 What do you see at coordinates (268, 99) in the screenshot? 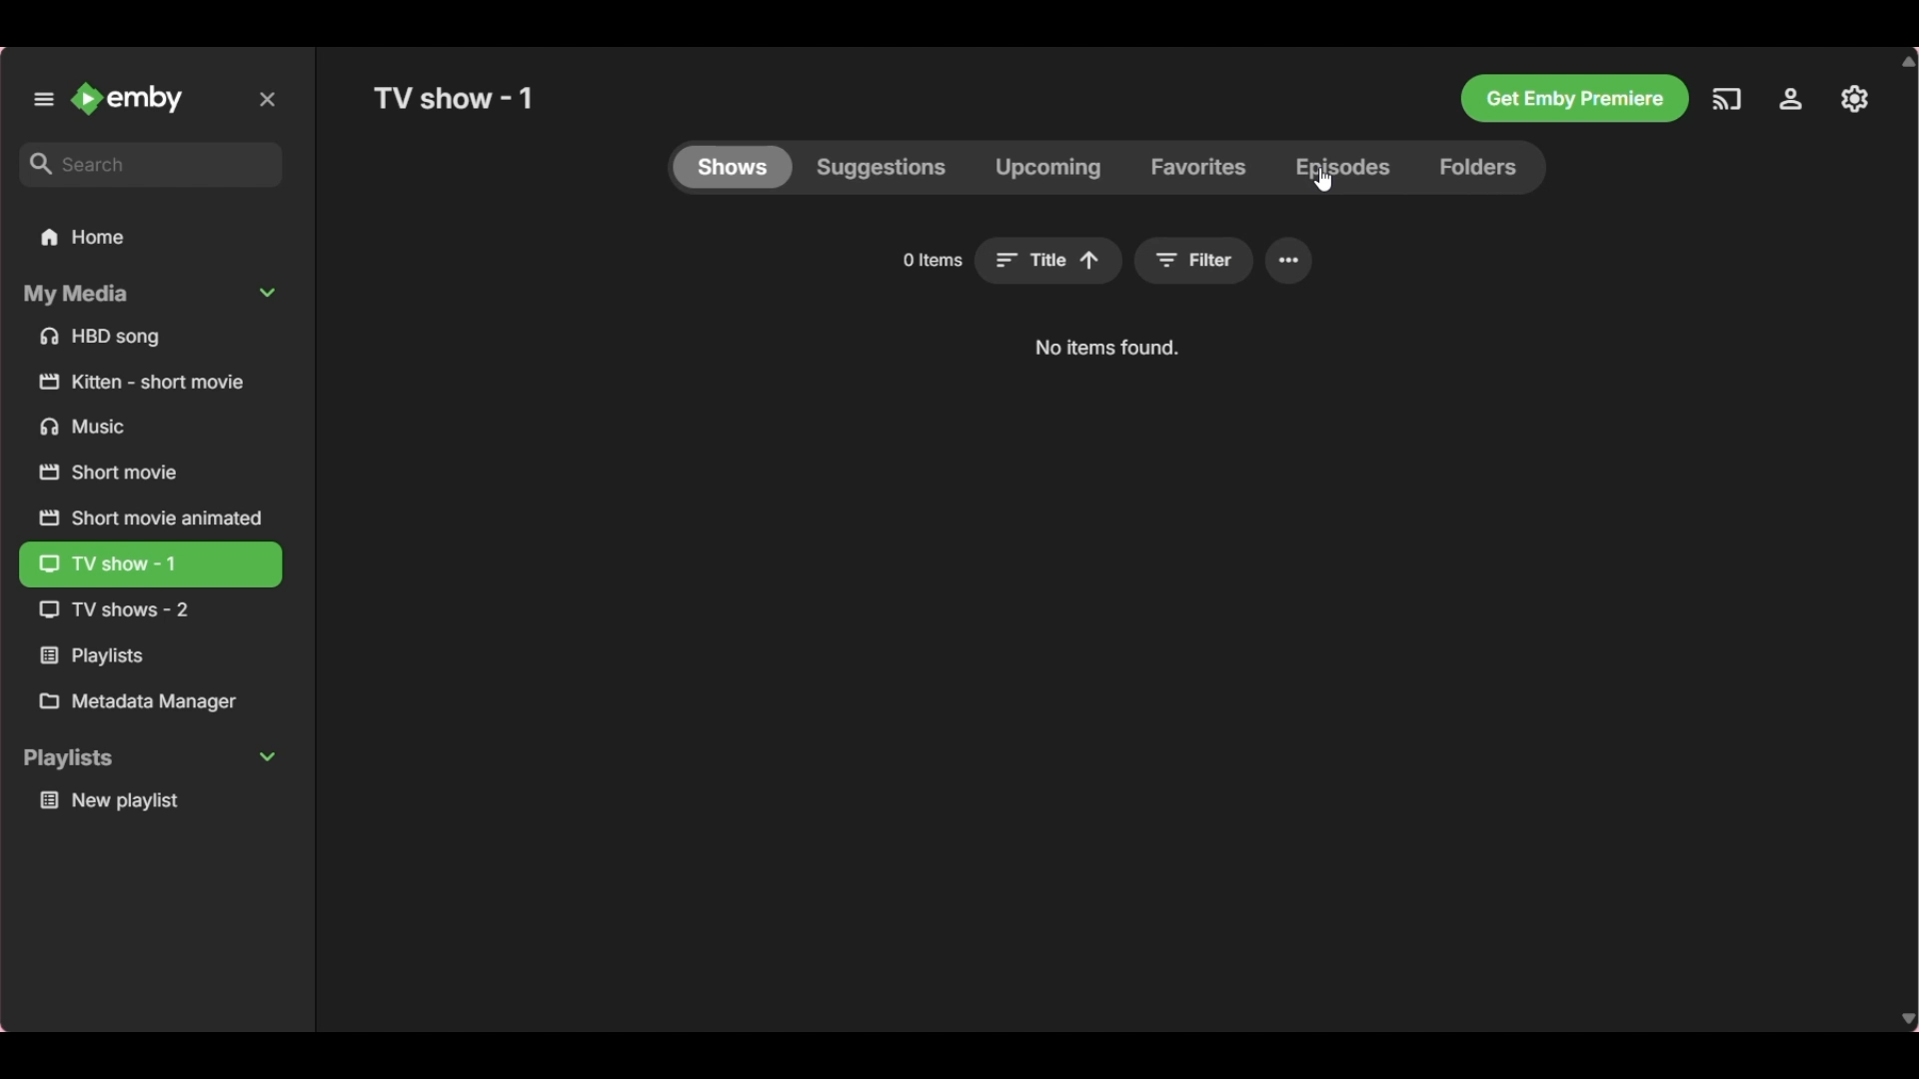
I see `Close` at bounding box center [268, 99].